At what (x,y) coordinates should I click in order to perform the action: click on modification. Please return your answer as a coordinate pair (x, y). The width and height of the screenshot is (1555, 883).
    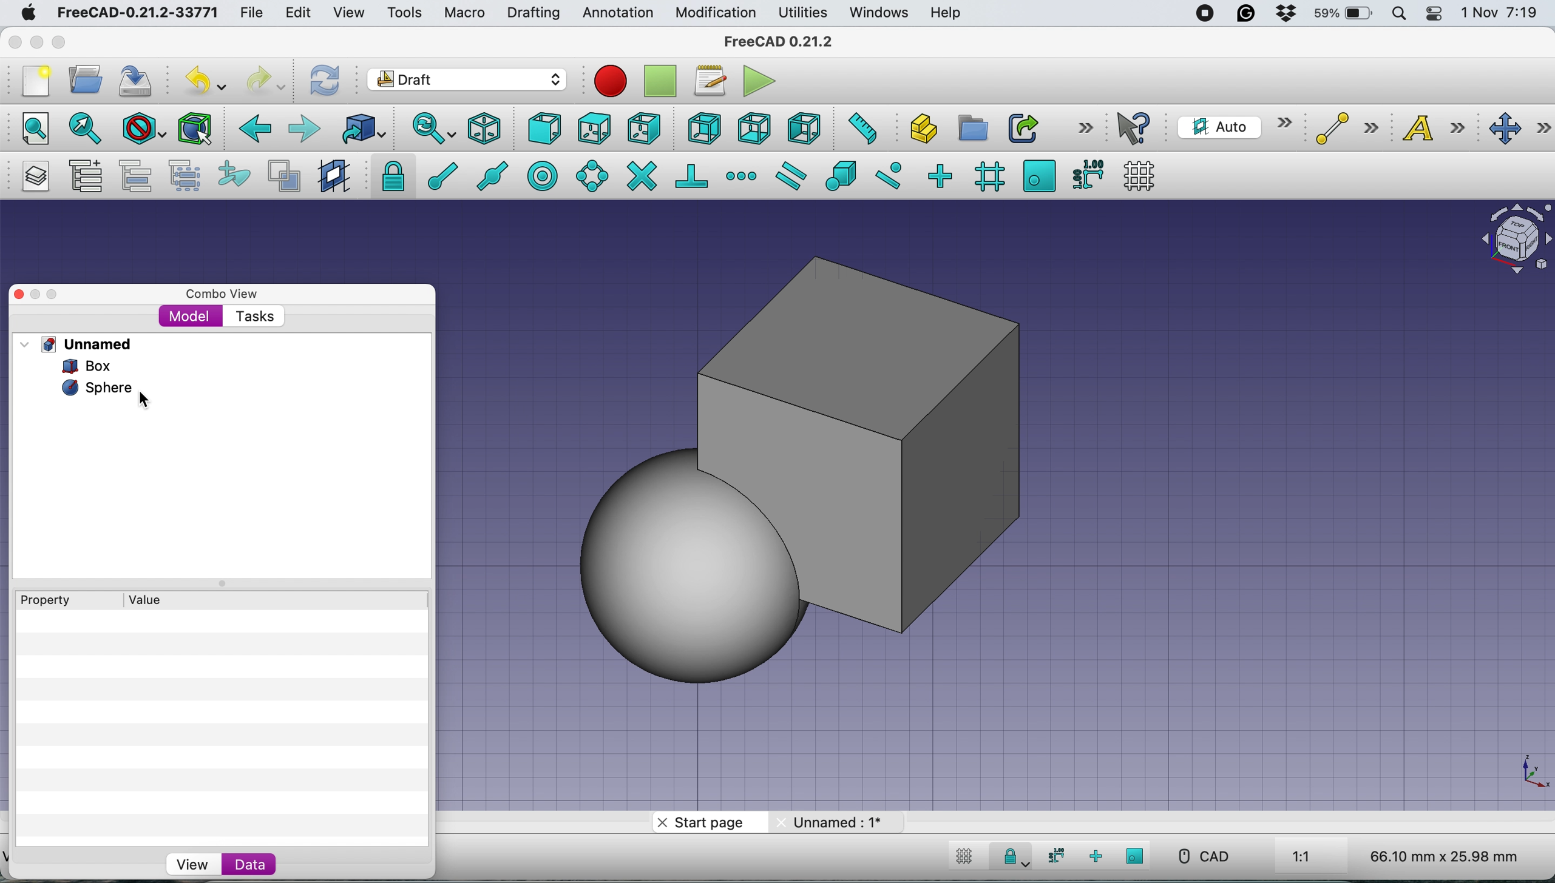
    Looking at the image, I should click on (714, 13).